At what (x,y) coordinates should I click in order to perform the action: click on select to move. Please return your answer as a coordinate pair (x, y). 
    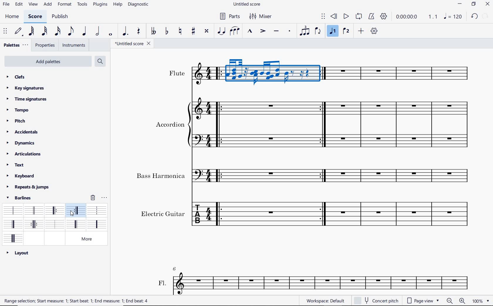
    Looking at the image, I should click on (5, 31).